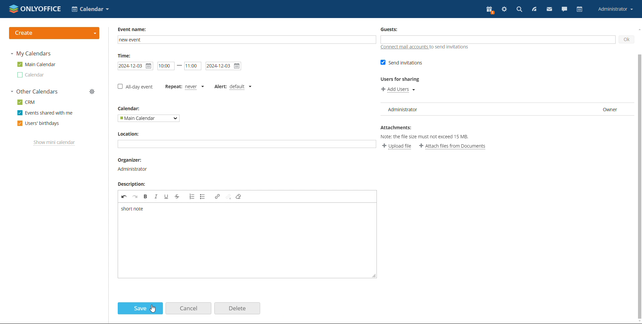 Image resolution: width=642 pixels, height=324 pixels. I want to click on Time:, so click(126, 55).